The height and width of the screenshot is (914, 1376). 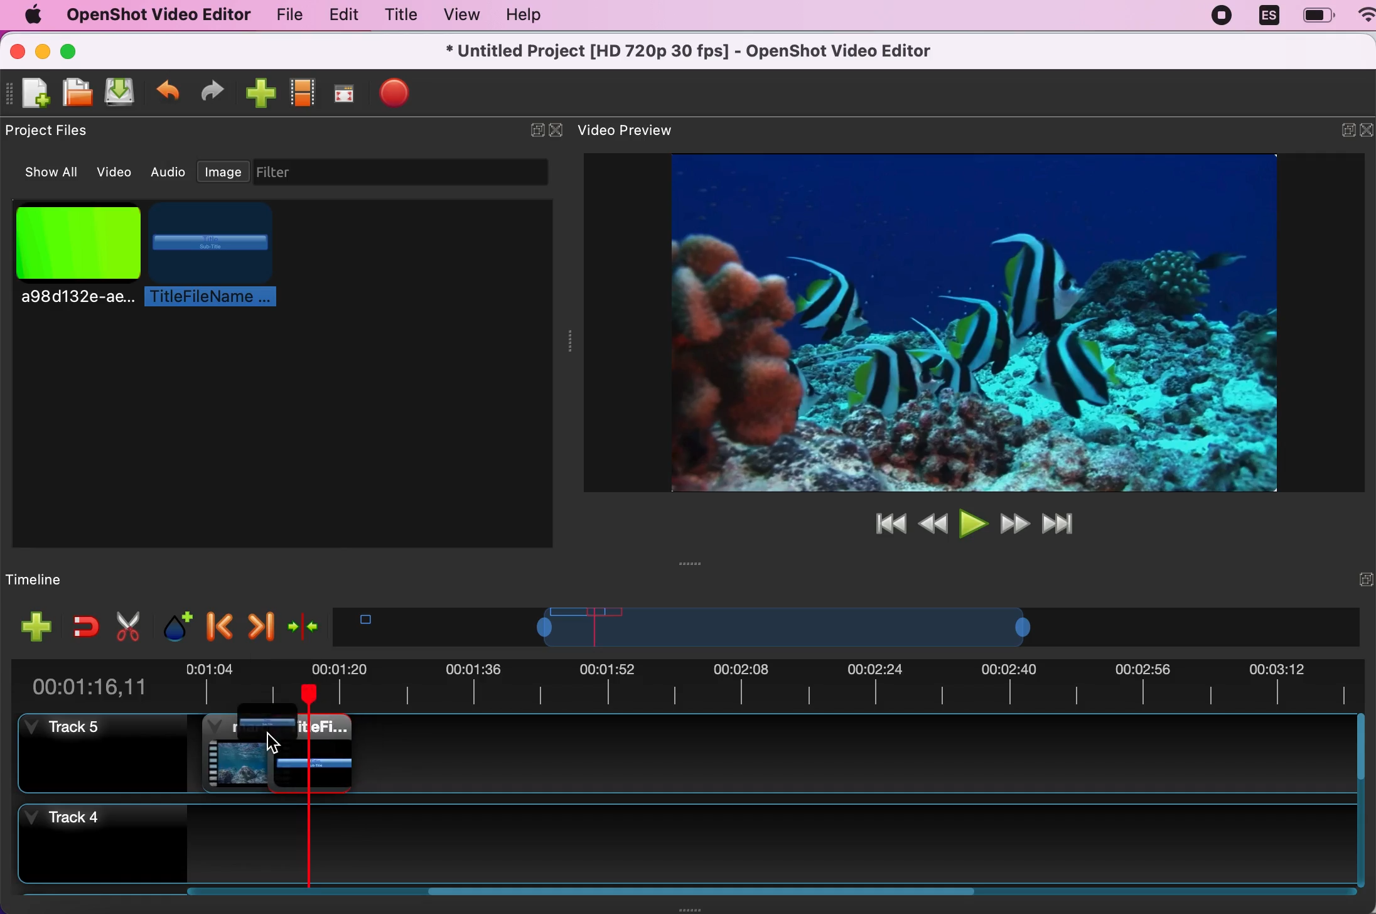 What do you see at coordinates (527, 125) in the screenshot?
I see `hide/expand` at bounding box center [527, 125].